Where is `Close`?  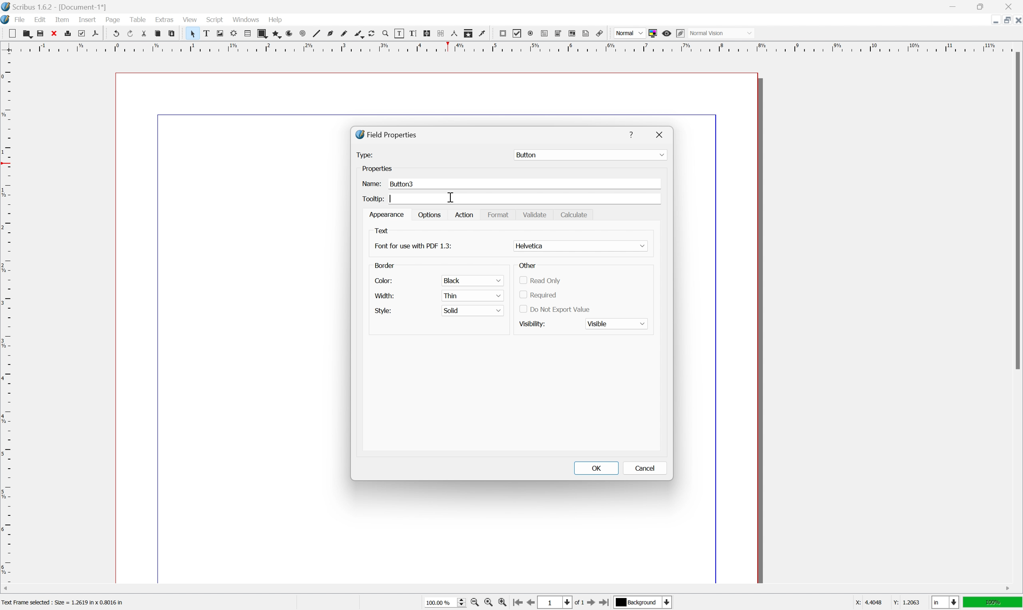
Close is located at coordinates (663, 135).